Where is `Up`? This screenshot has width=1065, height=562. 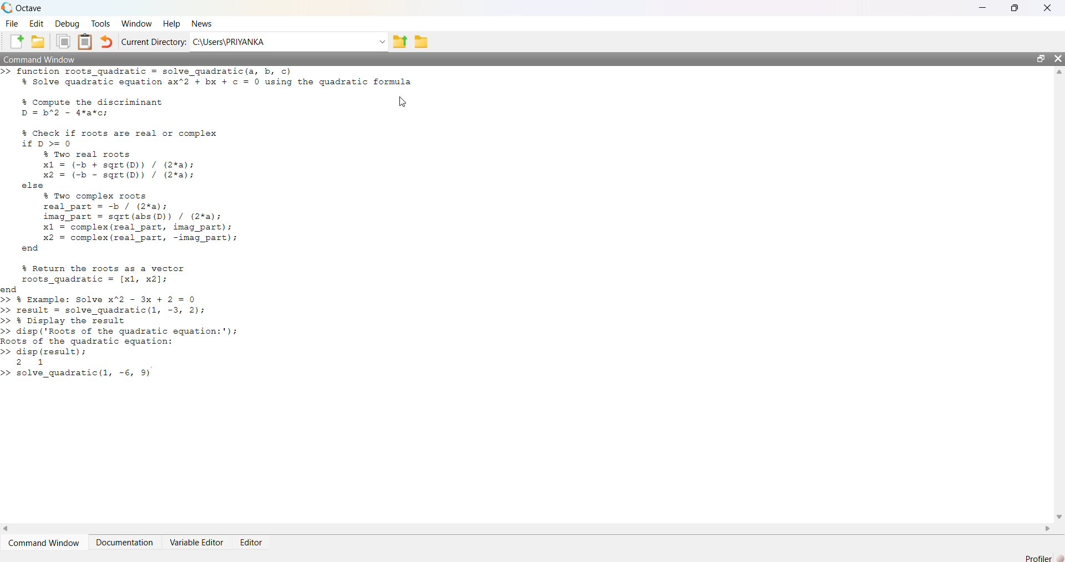
Up is located at coordinates (1058, 73).